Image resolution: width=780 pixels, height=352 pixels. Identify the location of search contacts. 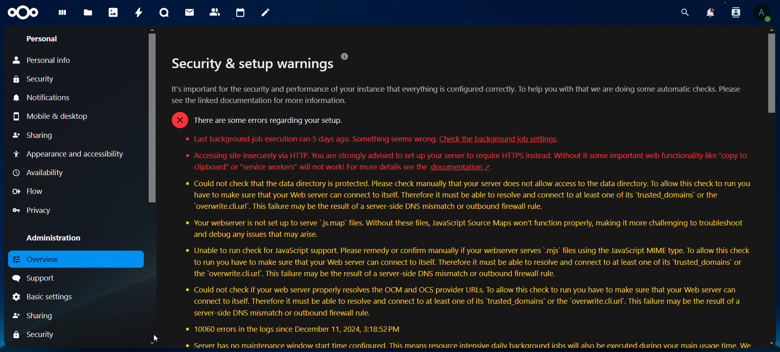
(735, 13).